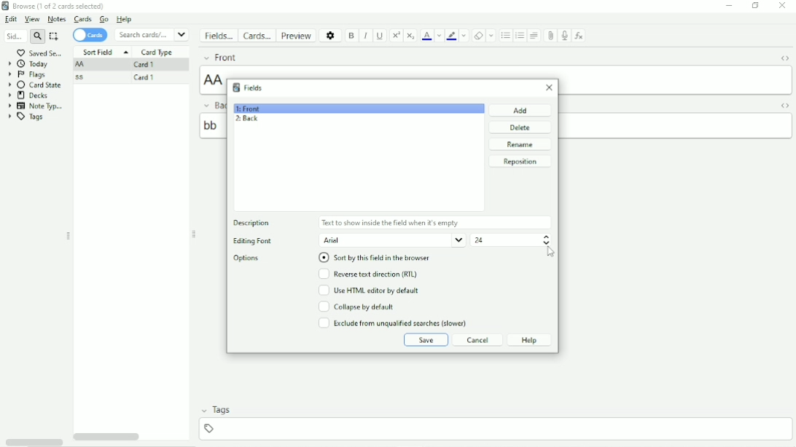 The height and width of the screenshot is (447, 796). What do you see at coordinates (675, 79) in the screenshot?
I see `AA` at bounding box center [675, 79].